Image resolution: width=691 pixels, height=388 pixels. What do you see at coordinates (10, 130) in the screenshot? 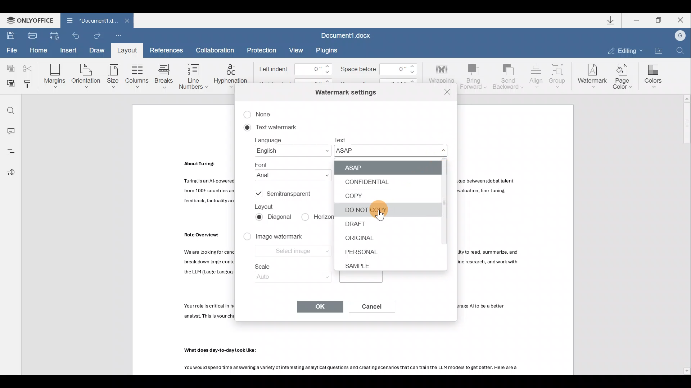
I see `Comment` at bounding box center [10, 130].